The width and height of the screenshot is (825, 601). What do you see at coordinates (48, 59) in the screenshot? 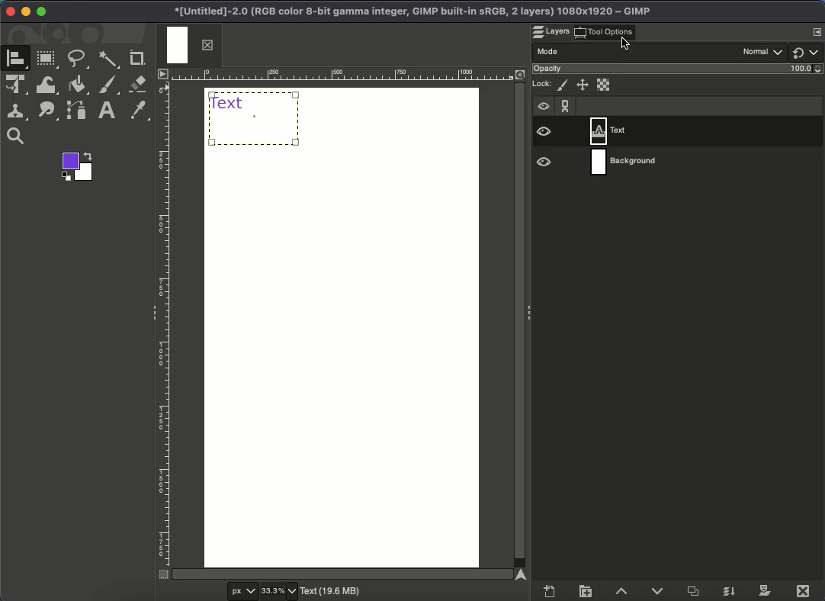
I see `Rectangular tool` at bounding box center [48, 59].